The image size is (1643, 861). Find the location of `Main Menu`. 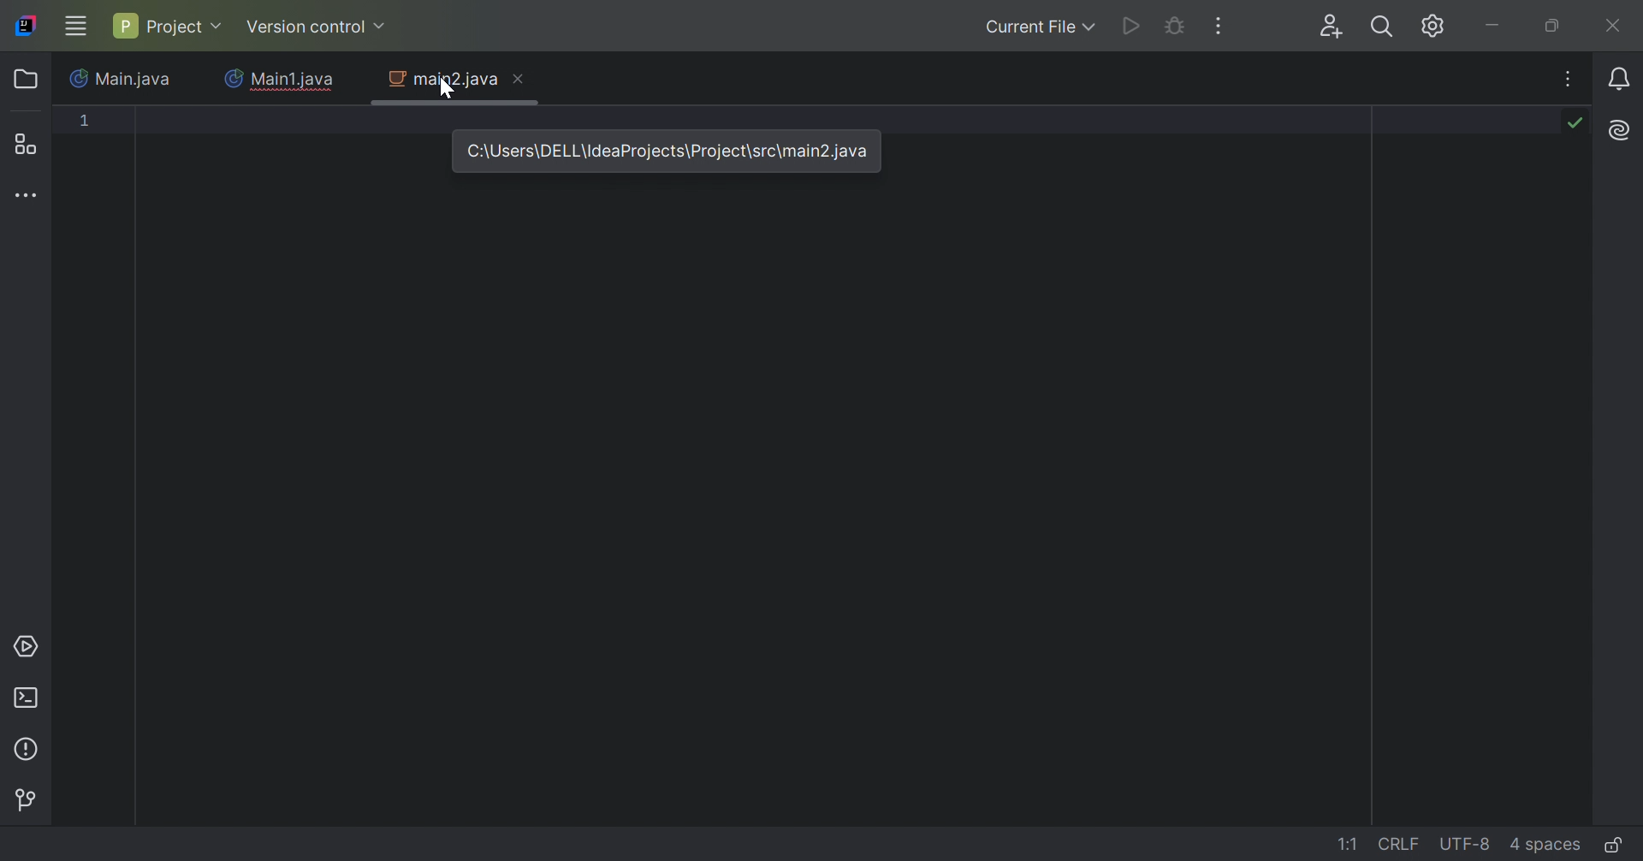

Main Menu is located at coordinates (75, 26).